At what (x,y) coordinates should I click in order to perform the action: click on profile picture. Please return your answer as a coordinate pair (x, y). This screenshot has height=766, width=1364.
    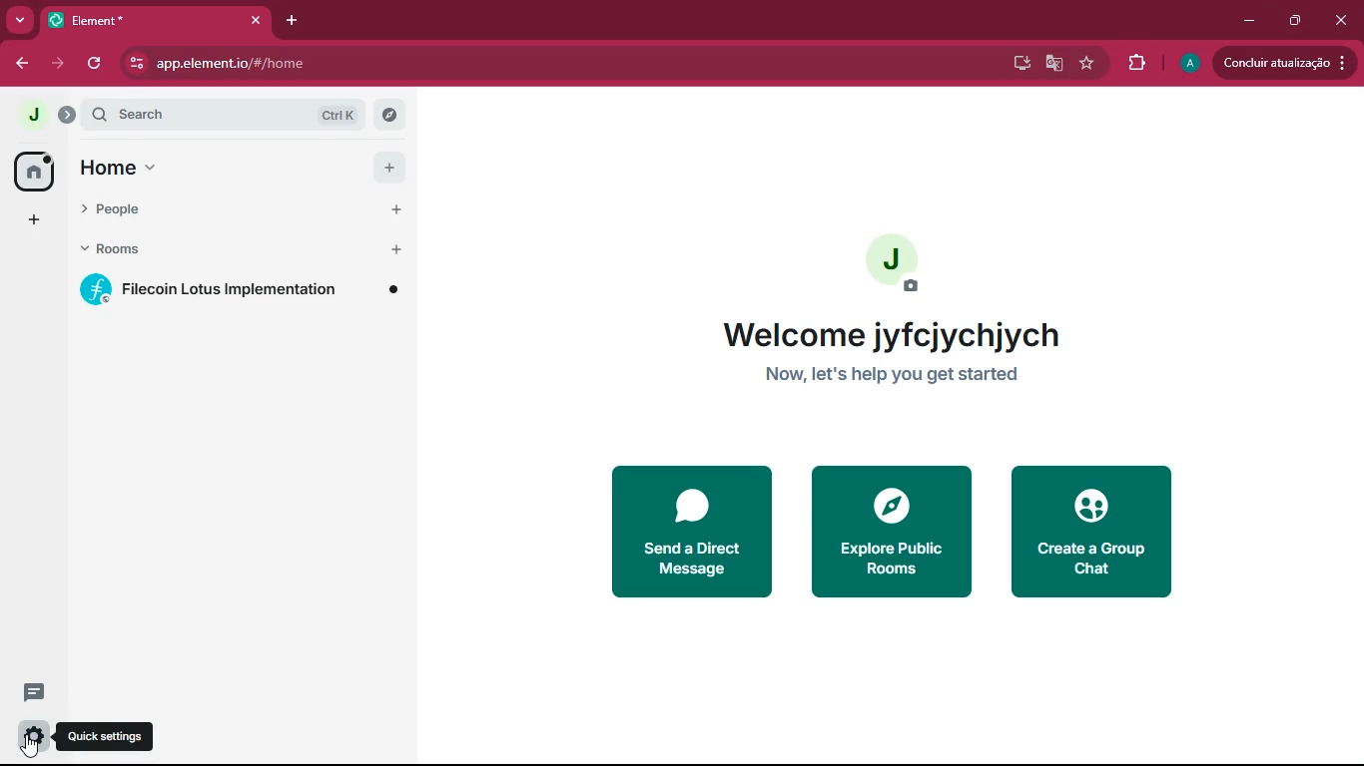
    Looking at the image, I should click on (26, 116).